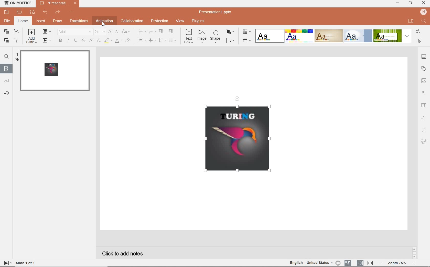  I want to click on save, so click(6, 12).